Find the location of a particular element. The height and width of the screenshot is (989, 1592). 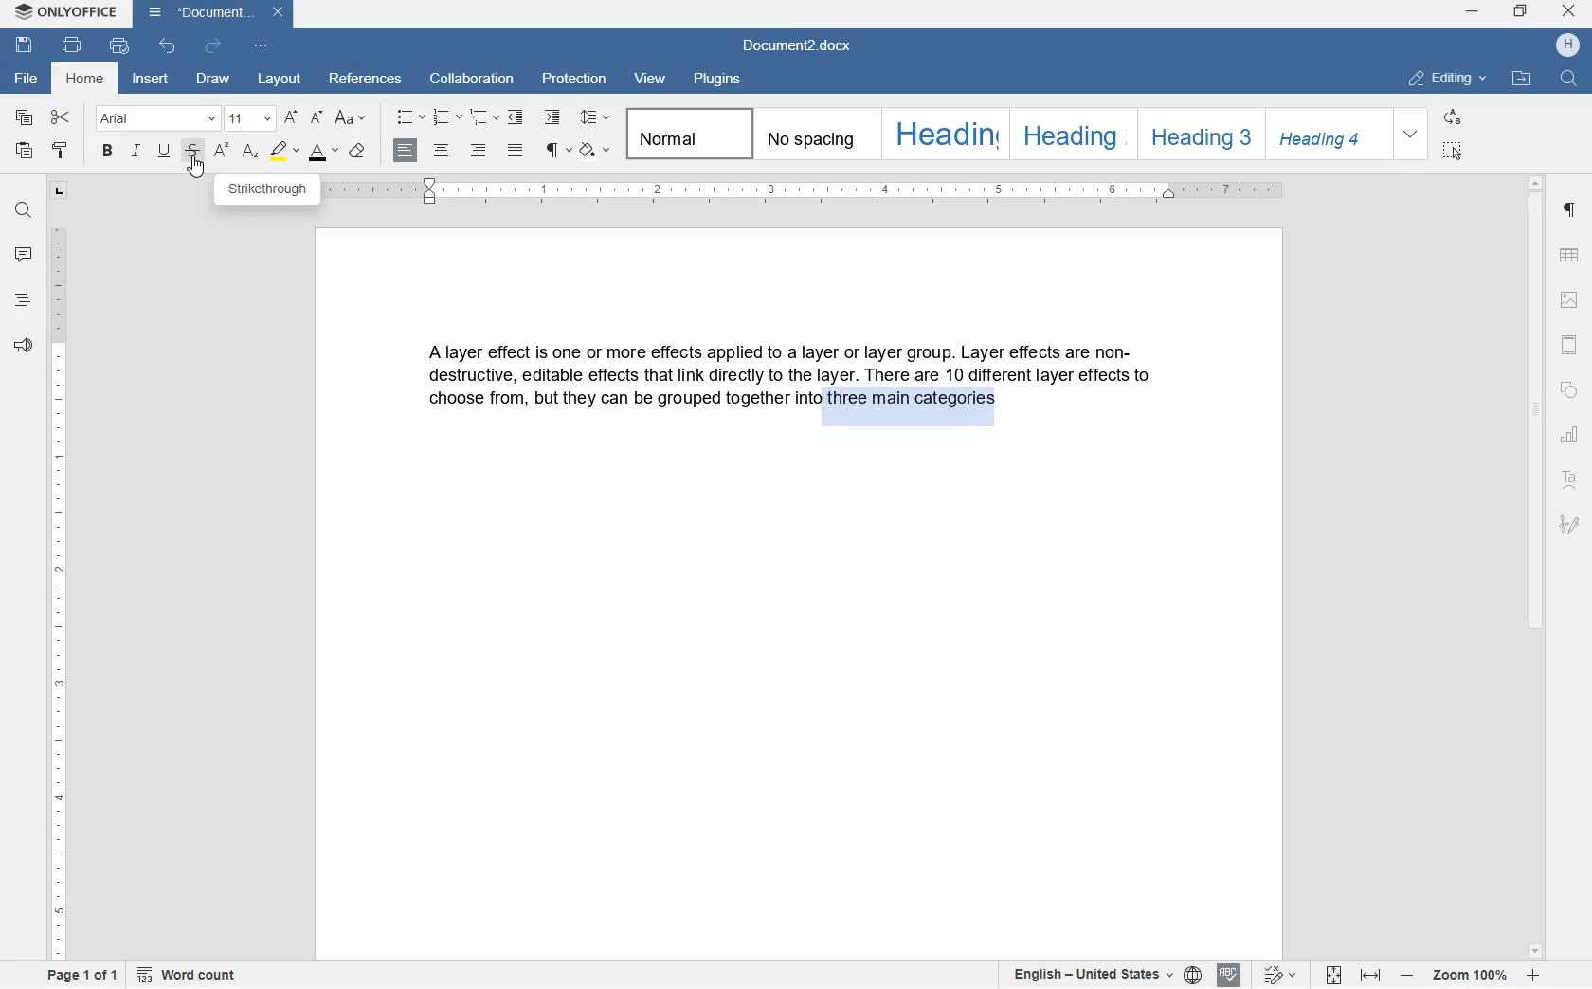

heading 1 is located at coordinates (942, 135).